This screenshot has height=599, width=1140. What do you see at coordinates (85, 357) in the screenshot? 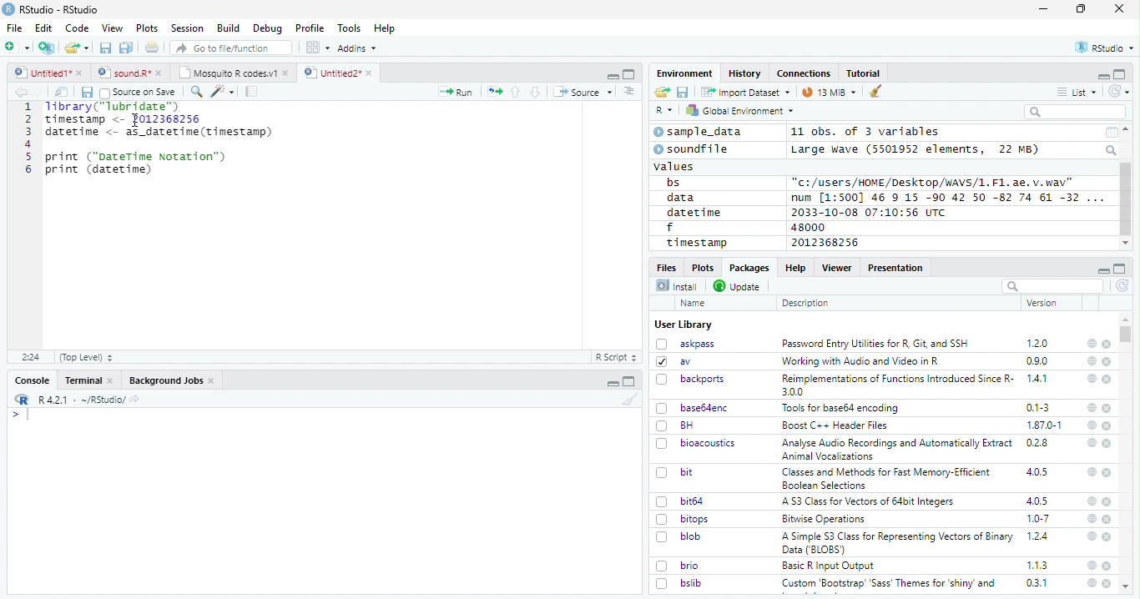
I see `(Top Level)` at bounding box center [85, 357].